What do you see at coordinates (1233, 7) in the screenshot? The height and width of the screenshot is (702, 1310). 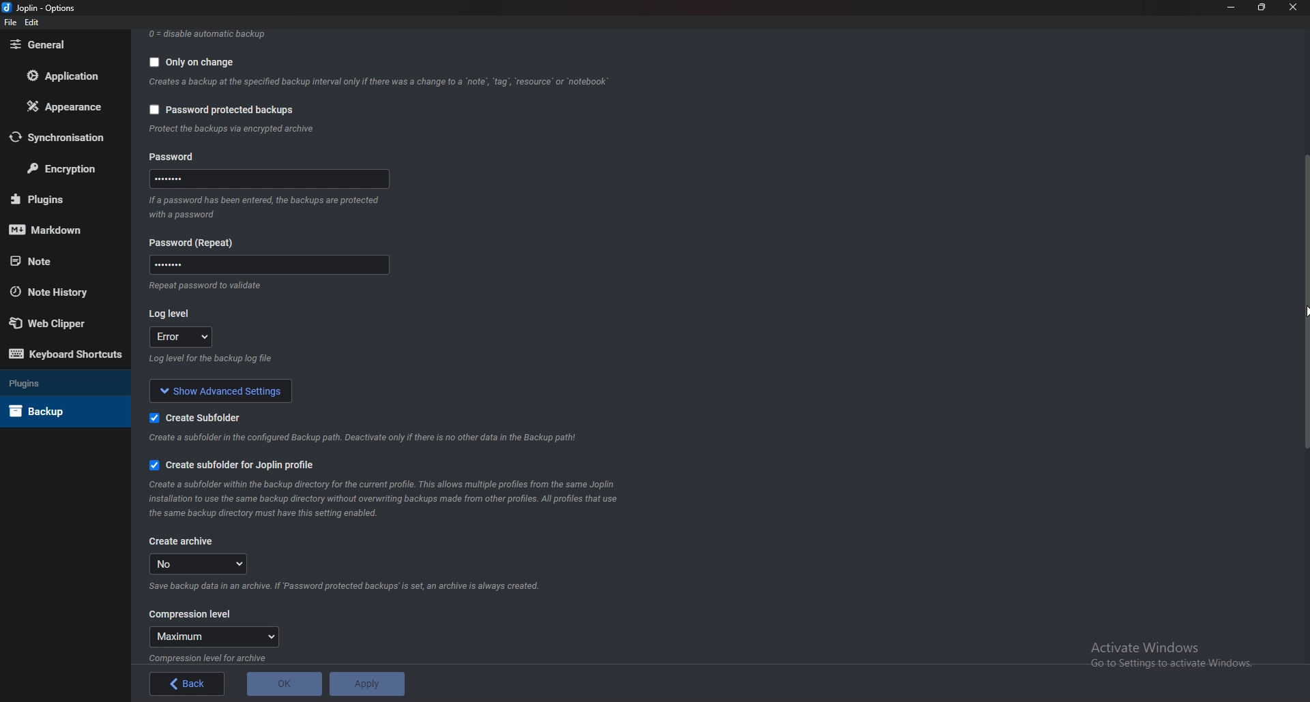 I see `Minimize` at bounding box center [1233, 7].